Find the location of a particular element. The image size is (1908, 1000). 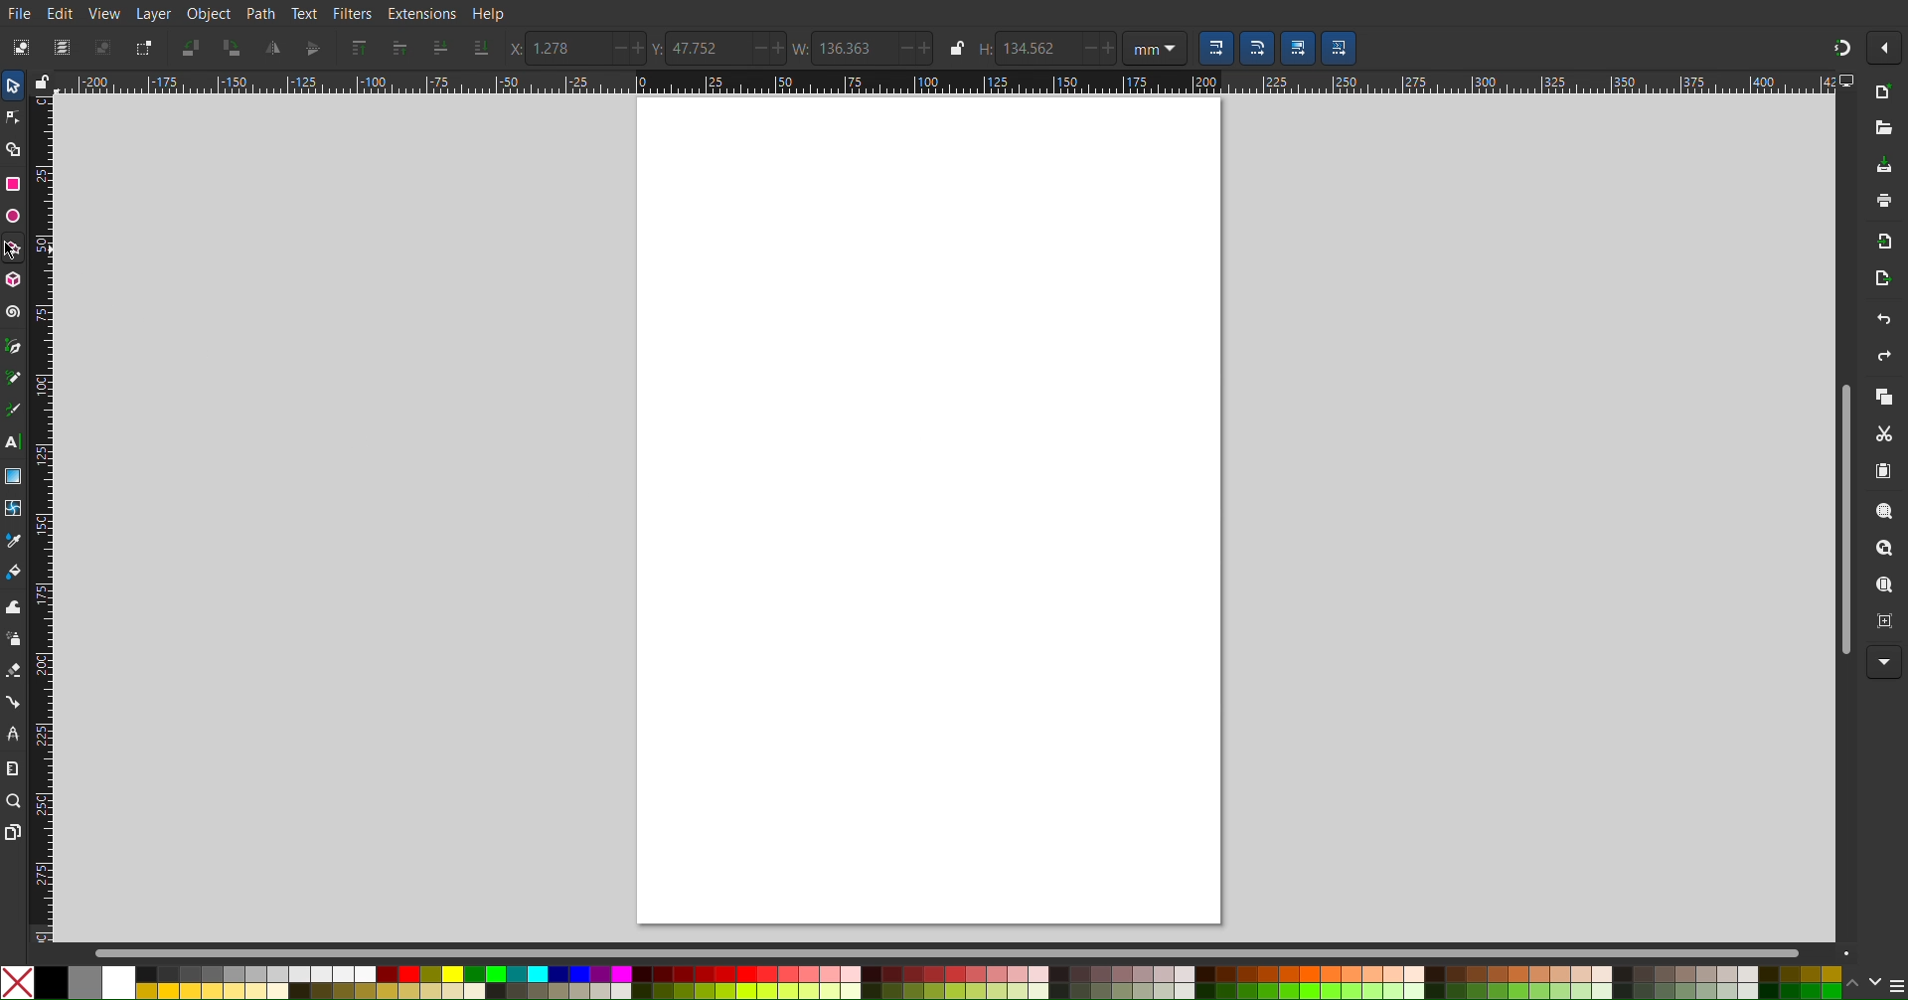

Spiral is located at coordinates (14, 311).